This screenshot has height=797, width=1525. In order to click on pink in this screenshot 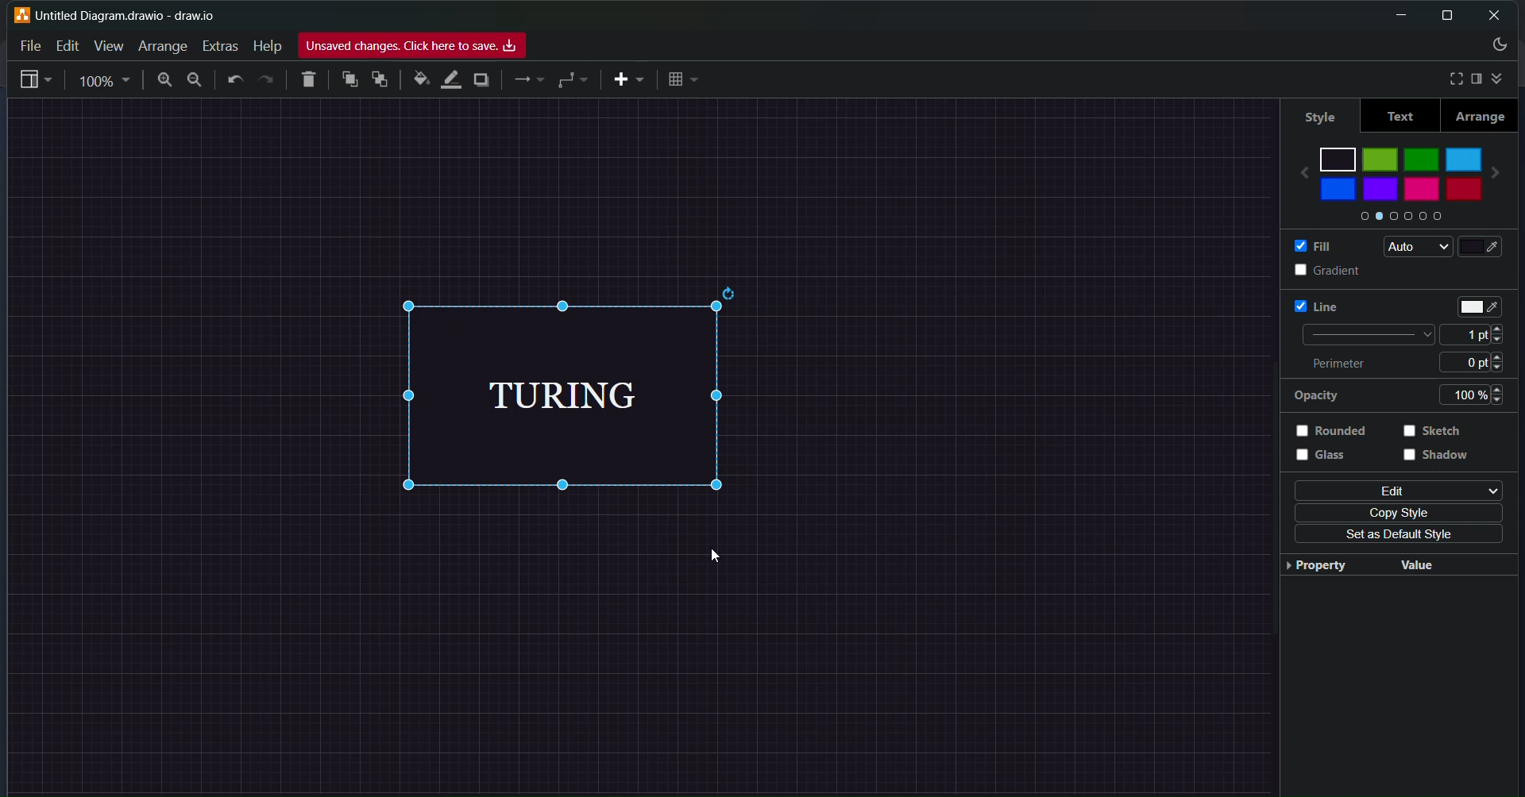, I will do `click(1421, 194)`.